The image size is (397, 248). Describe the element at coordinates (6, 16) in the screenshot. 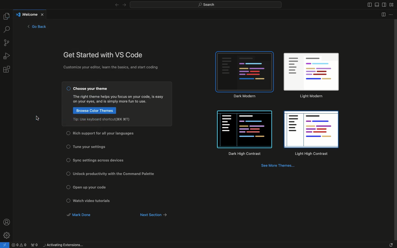

I see `Explorer` at that location.